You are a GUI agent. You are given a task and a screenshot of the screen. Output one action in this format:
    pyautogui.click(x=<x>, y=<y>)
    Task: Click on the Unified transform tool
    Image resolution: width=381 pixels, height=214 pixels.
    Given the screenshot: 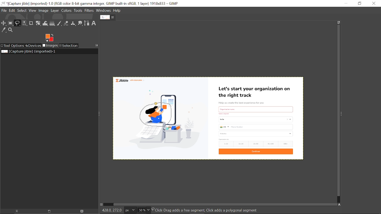 What is the action you would take?
    pyautogui.click(x=38, y=23)
    